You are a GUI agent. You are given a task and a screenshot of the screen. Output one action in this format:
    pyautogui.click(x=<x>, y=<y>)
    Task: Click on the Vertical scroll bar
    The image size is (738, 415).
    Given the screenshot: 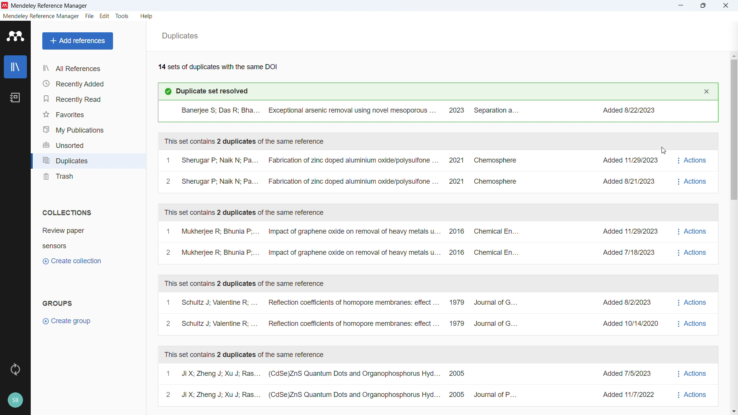 What is the action you would take?
    pyautogui.click(x=735, y=128)
    